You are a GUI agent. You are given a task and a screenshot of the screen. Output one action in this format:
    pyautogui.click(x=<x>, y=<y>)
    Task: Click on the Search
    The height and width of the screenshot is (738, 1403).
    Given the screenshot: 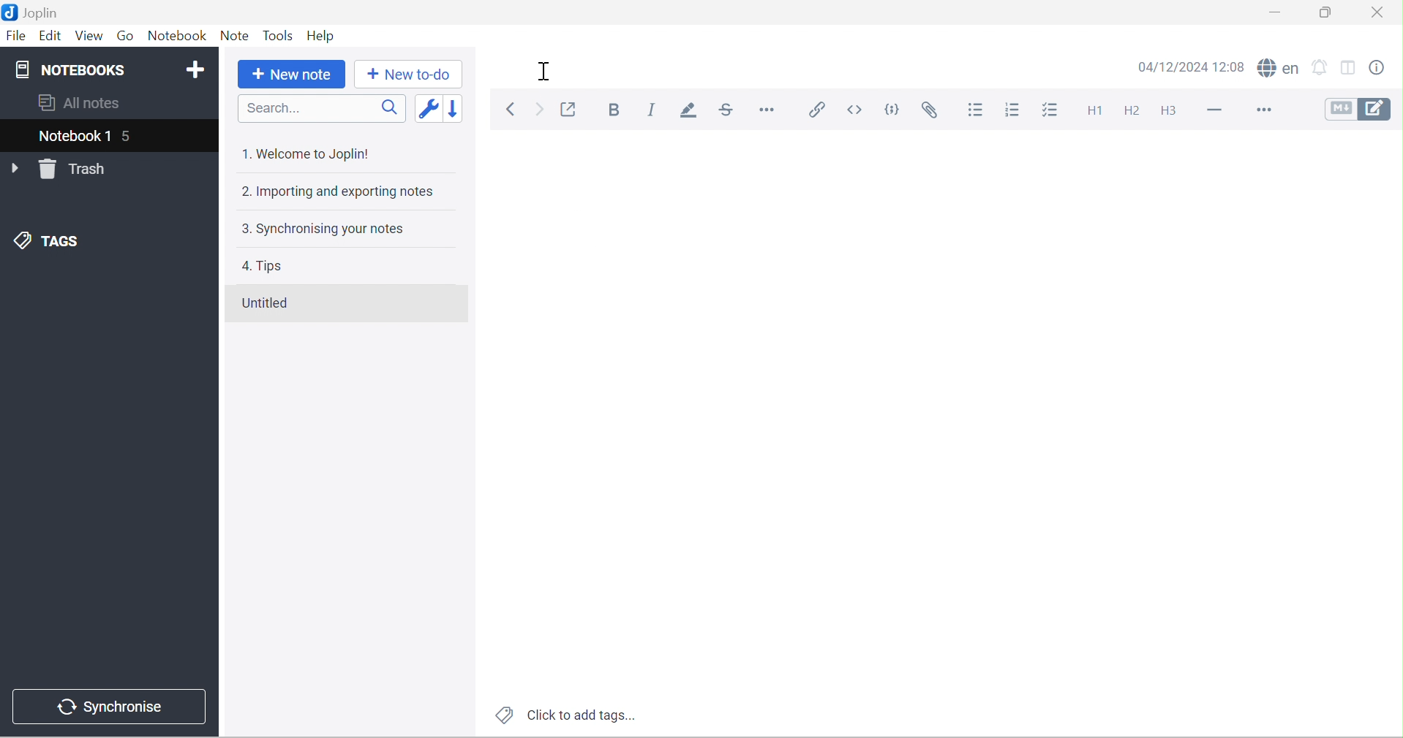 What is the action you would take?
    pyautogui.click(x=323, y=110)
    